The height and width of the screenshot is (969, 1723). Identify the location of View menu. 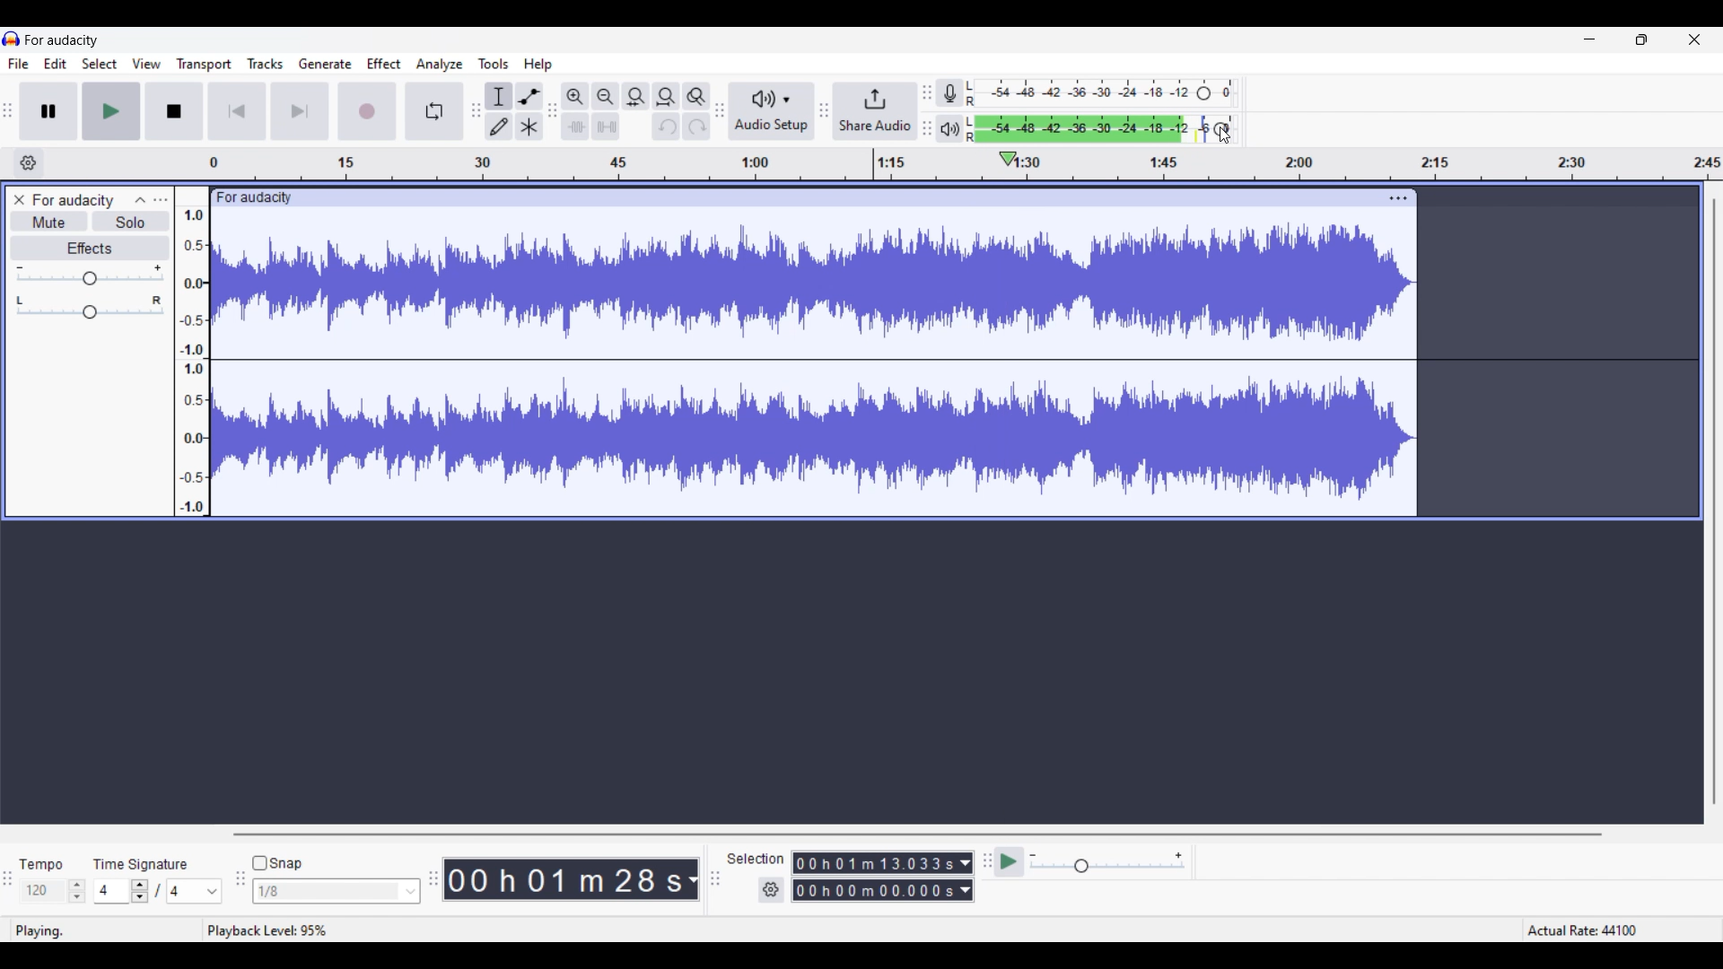
(146, 62).